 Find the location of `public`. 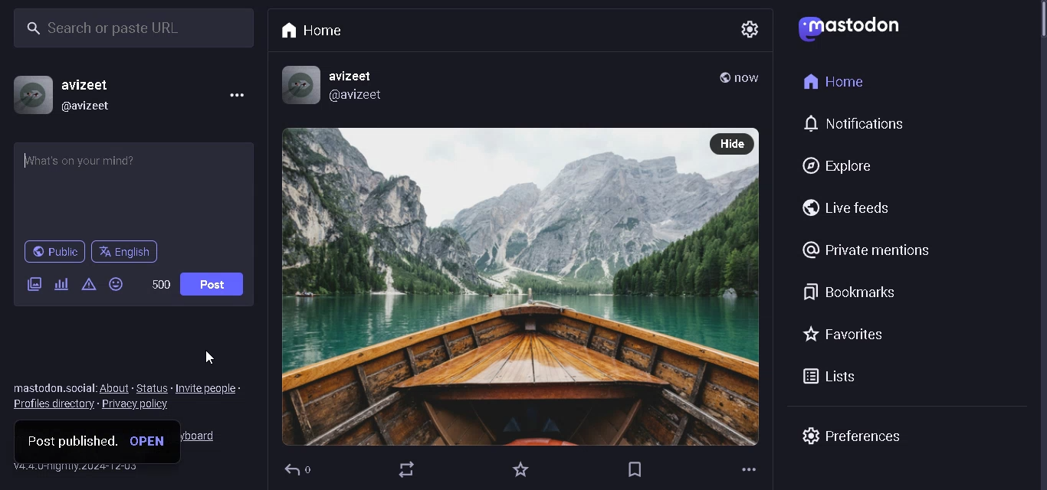

public is located at coordinates (53, 250).